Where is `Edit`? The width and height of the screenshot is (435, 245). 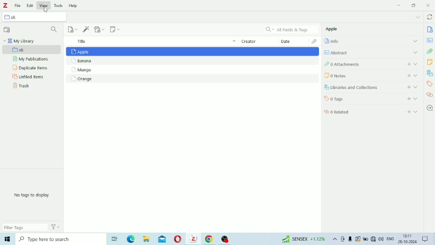
Edit is located at coordinates (31, 4).